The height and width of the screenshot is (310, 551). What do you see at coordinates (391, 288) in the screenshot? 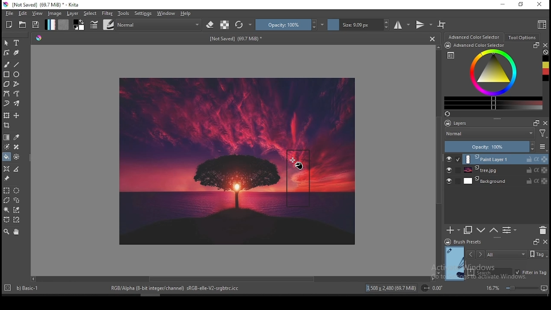
I see `13,508 x 2,480 (68.1 MiB)` at bounding box center [391, 288].